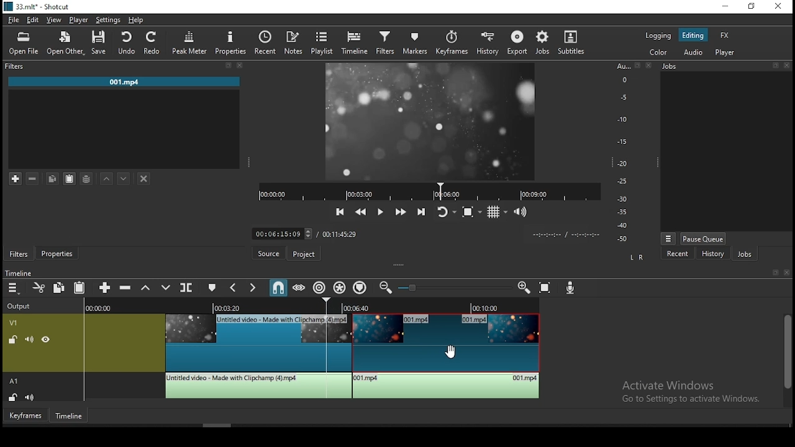  Describe the element at coordinates (189, 42) in the screenshot. I see `peak meter` at that location.